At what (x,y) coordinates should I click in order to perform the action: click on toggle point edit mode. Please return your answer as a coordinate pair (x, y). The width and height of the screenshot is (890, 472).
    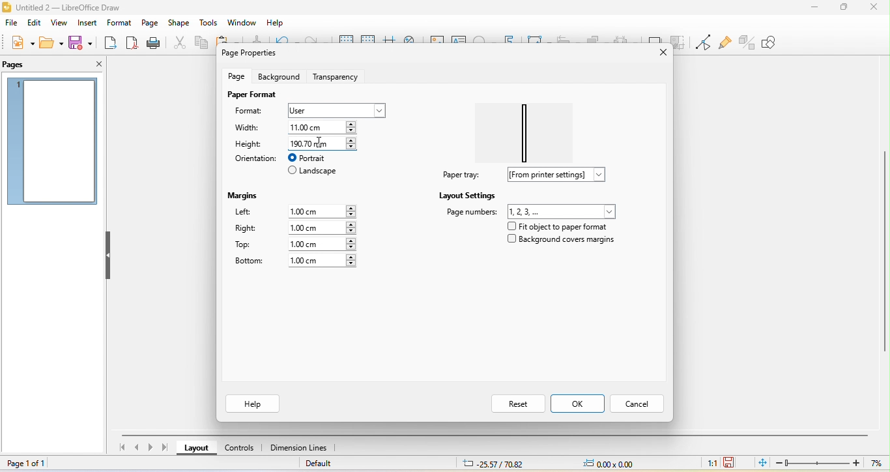
    Looking at the image, I should click on (702, 42).